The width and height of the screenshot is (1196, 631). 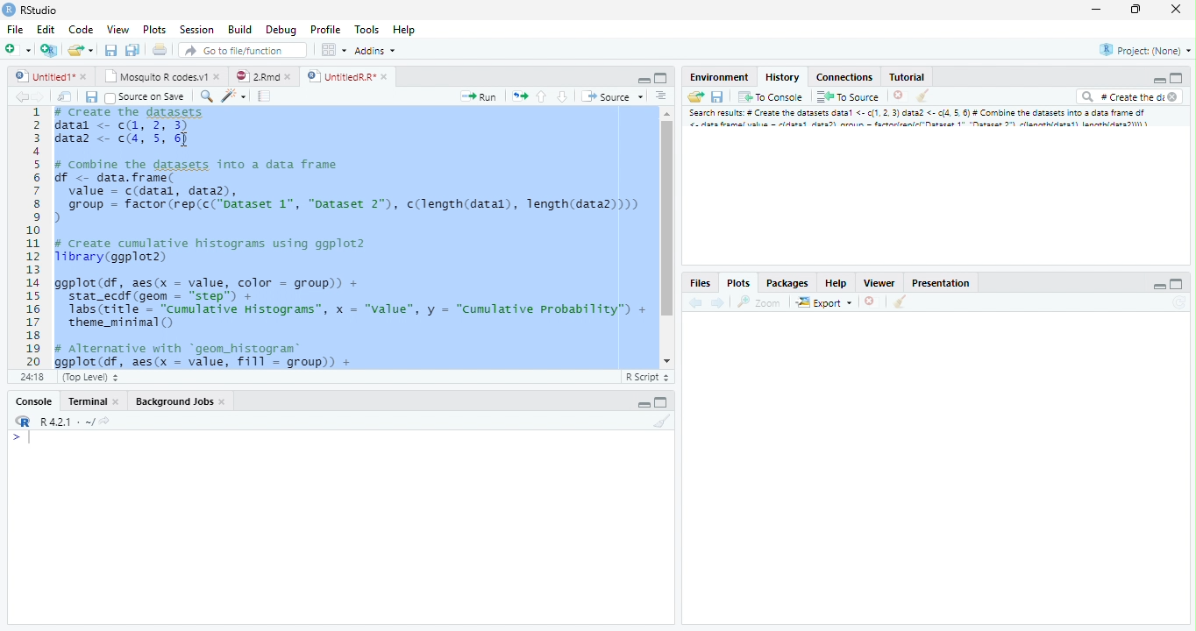 What do you see at coordinates (870, 300) in the screenshot?
I see `Delete ` at bounding box center [870, 300].